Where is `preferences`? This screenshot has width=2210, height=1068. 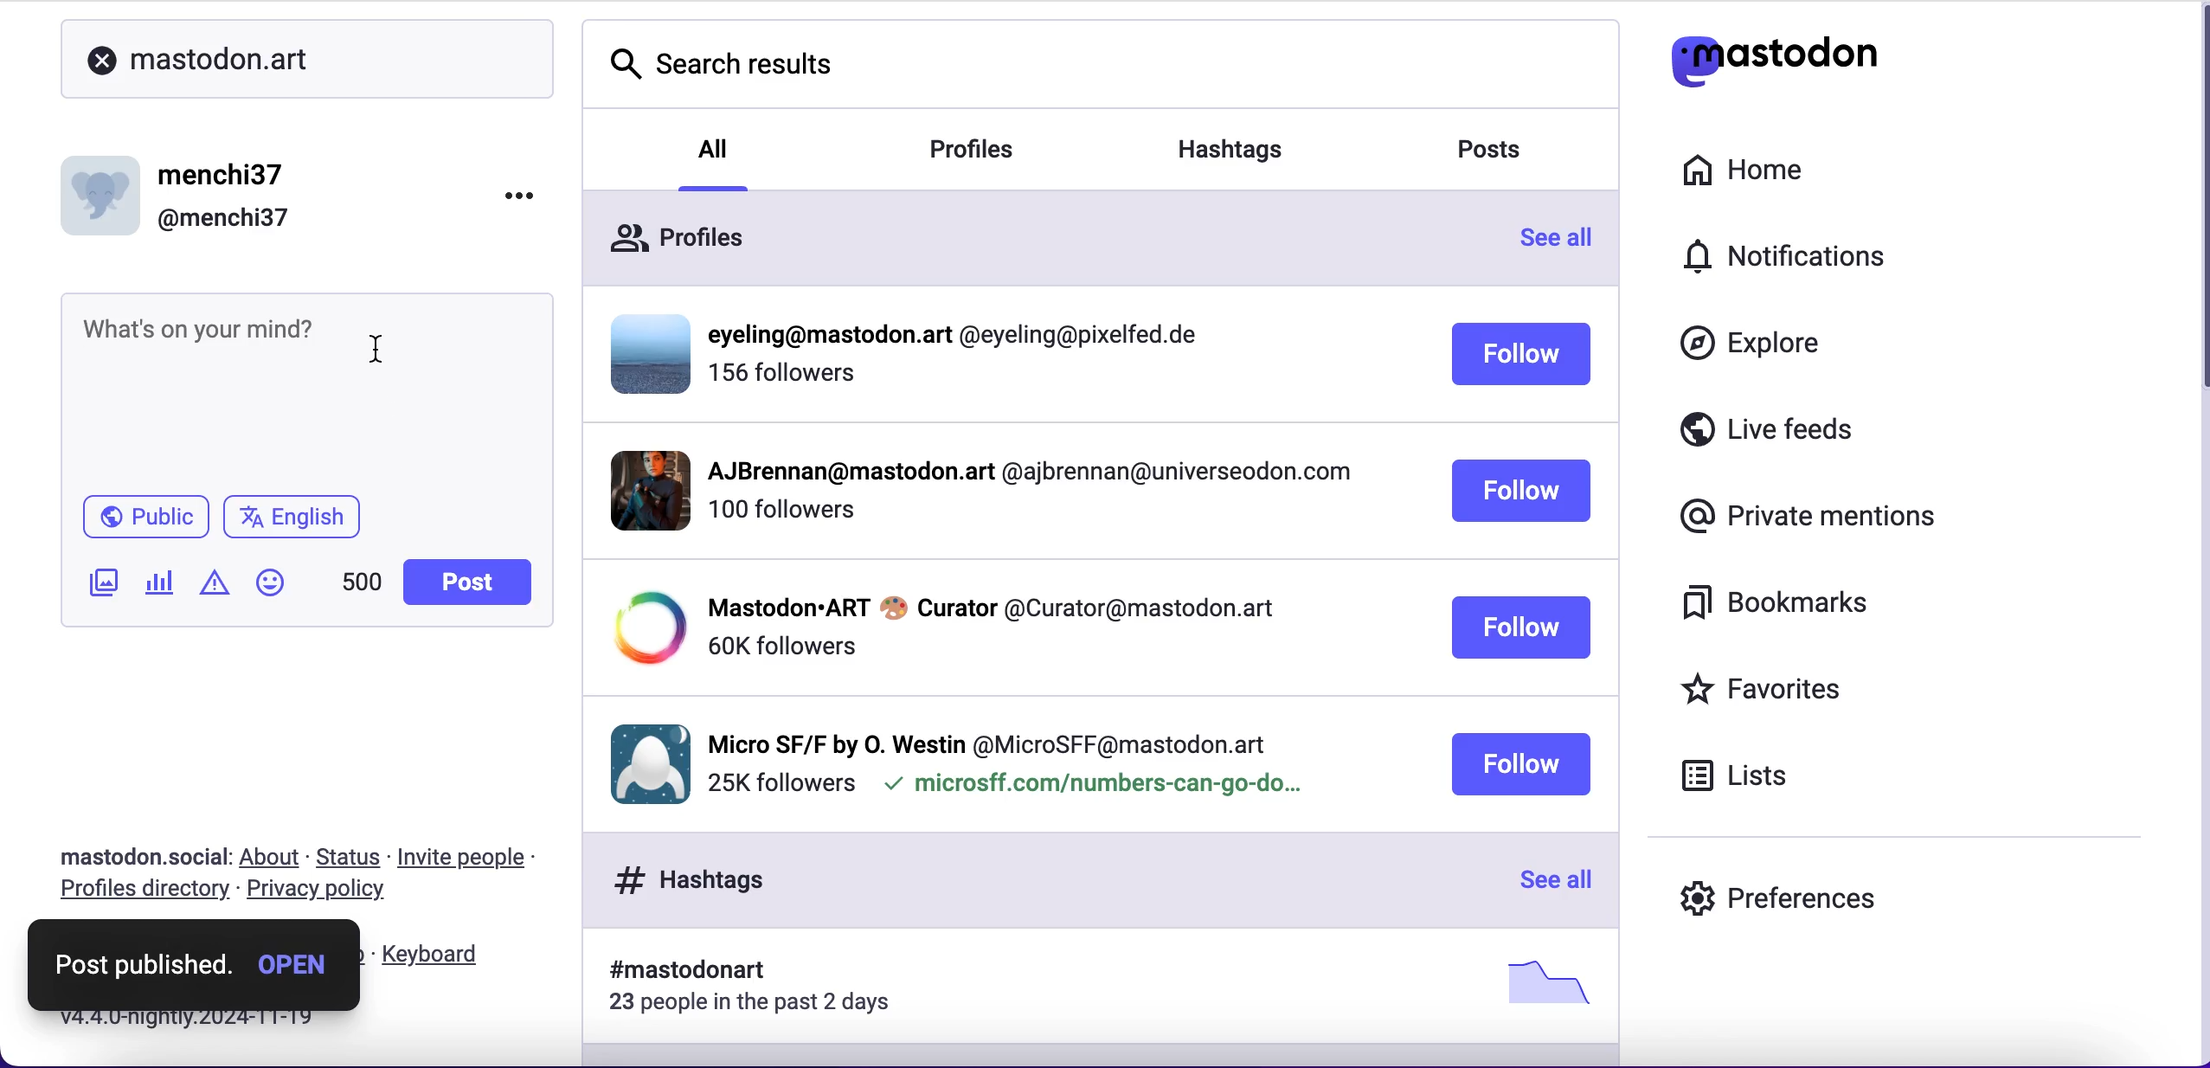 preferences is located at coordinates (1793, 891).